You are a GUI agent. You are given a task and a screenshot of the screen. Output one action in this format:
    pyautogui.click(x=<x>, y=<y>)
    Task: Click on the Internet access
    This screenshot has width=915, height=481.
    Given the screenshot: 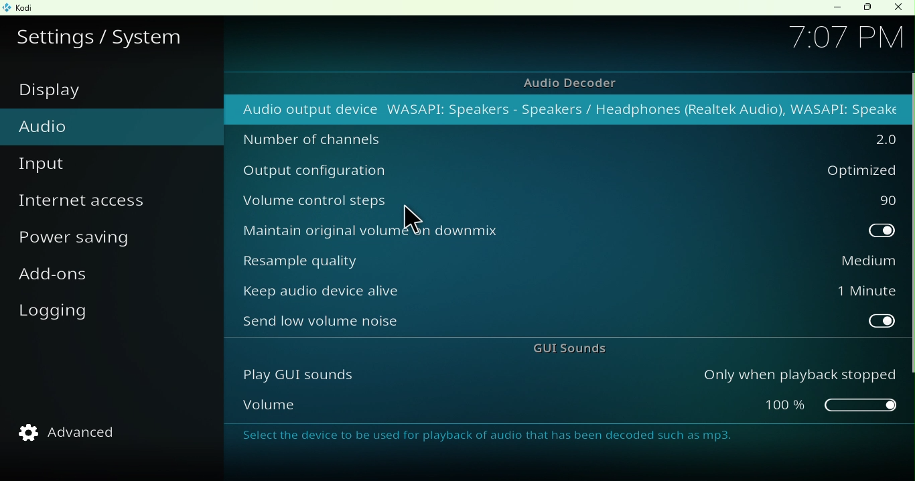 What is the action you would take?
    pyautogui.click(x=79, y=202)
    